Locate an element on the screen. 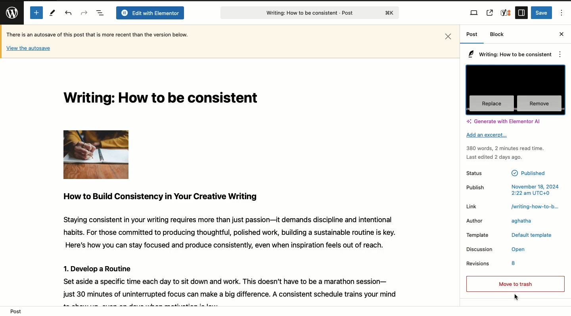 The image size is (571, 316). Add an excerpt... is located at coordinates (488, 135).